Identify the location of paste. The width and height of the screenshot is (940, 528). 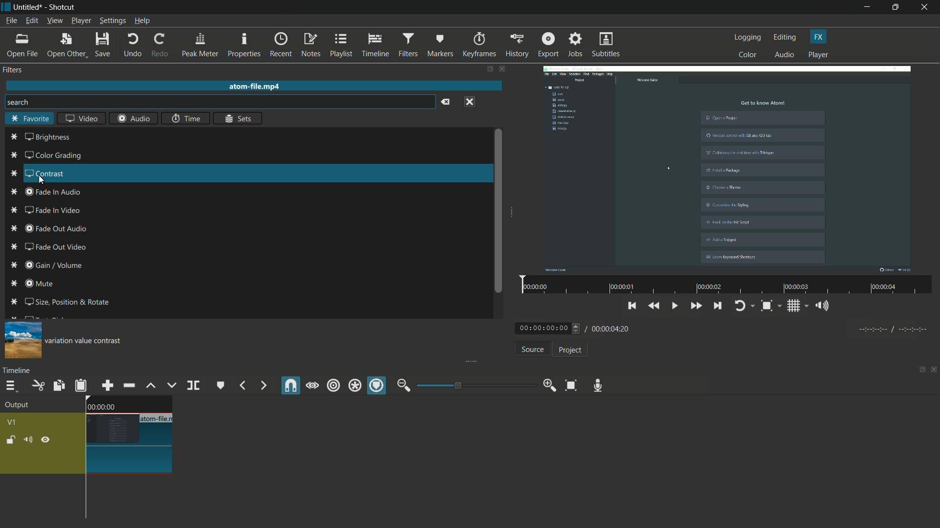
(81, 385).